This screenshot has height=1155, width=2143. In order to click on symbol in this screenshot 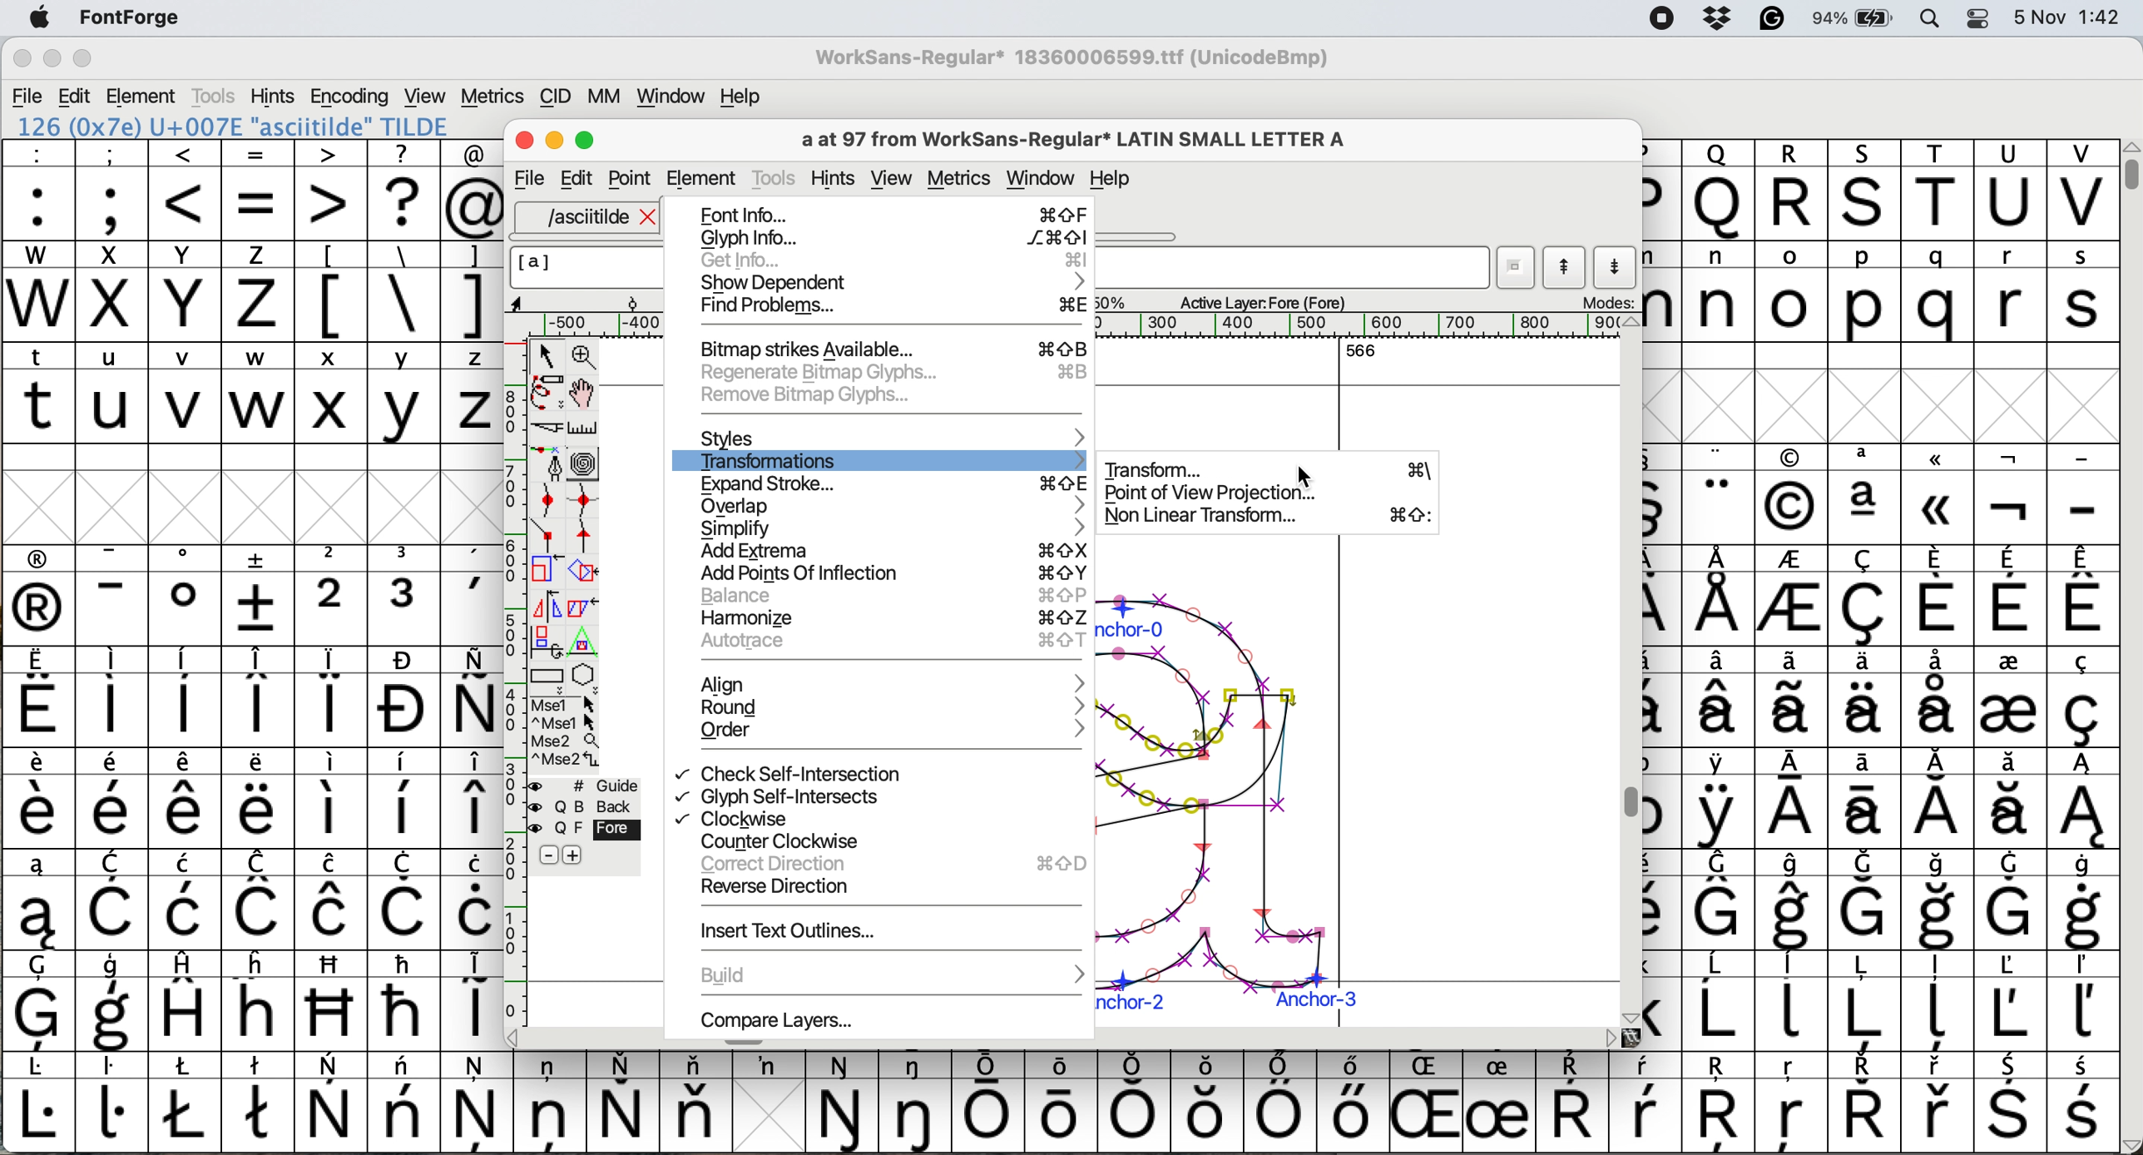, I will do `click(1720, 596)`.